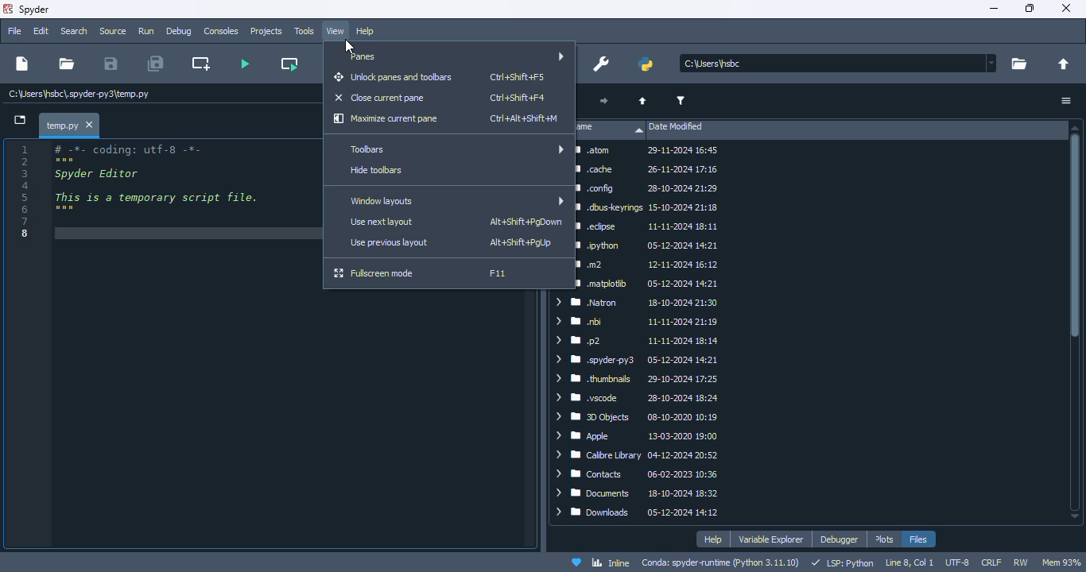 Image resolution: width=1086 pixels, height=572 pixels. I want to click on name, so click(611, 129).